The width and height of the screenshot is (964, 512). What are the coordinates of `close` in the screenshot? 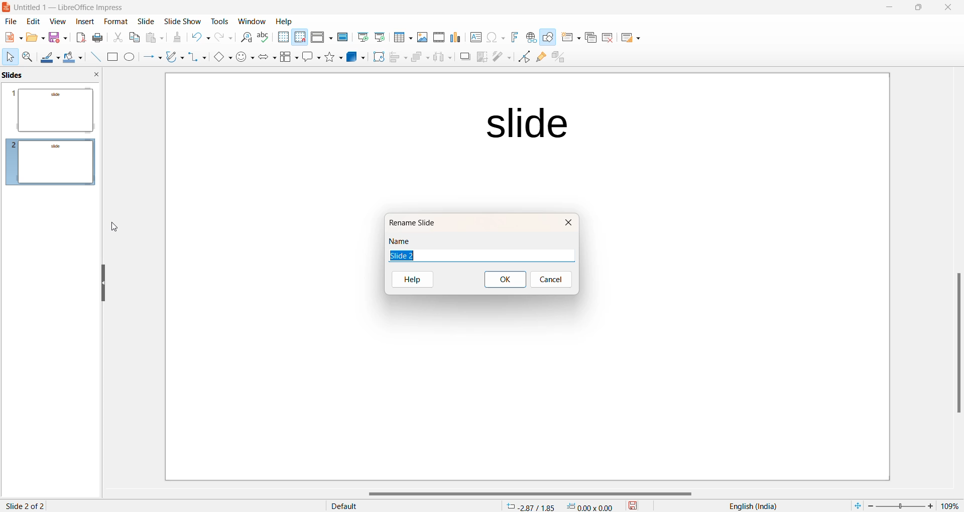 It's located at (570, 223).